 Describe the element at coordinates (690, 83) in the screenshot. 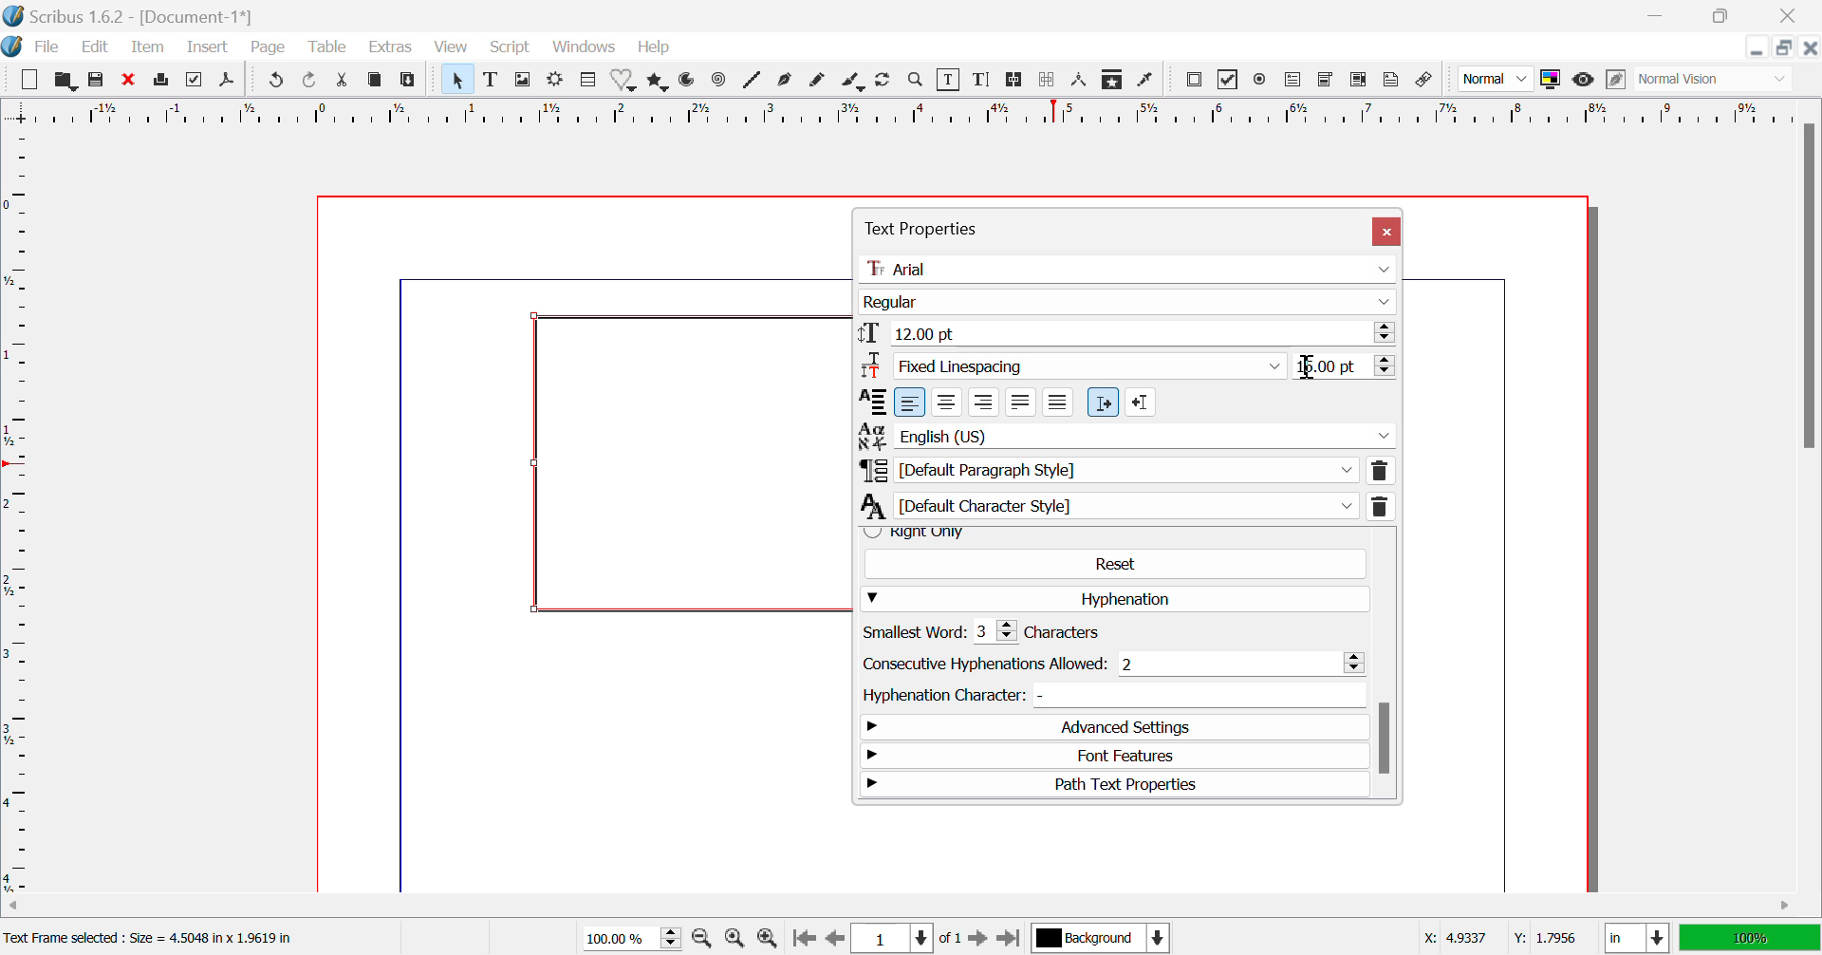

I see `Arcs` at that location.